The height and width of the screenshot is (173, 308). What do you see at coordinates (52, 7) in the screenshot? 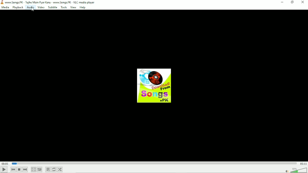
I see `Subtitle` at bounding box center [52, 7].